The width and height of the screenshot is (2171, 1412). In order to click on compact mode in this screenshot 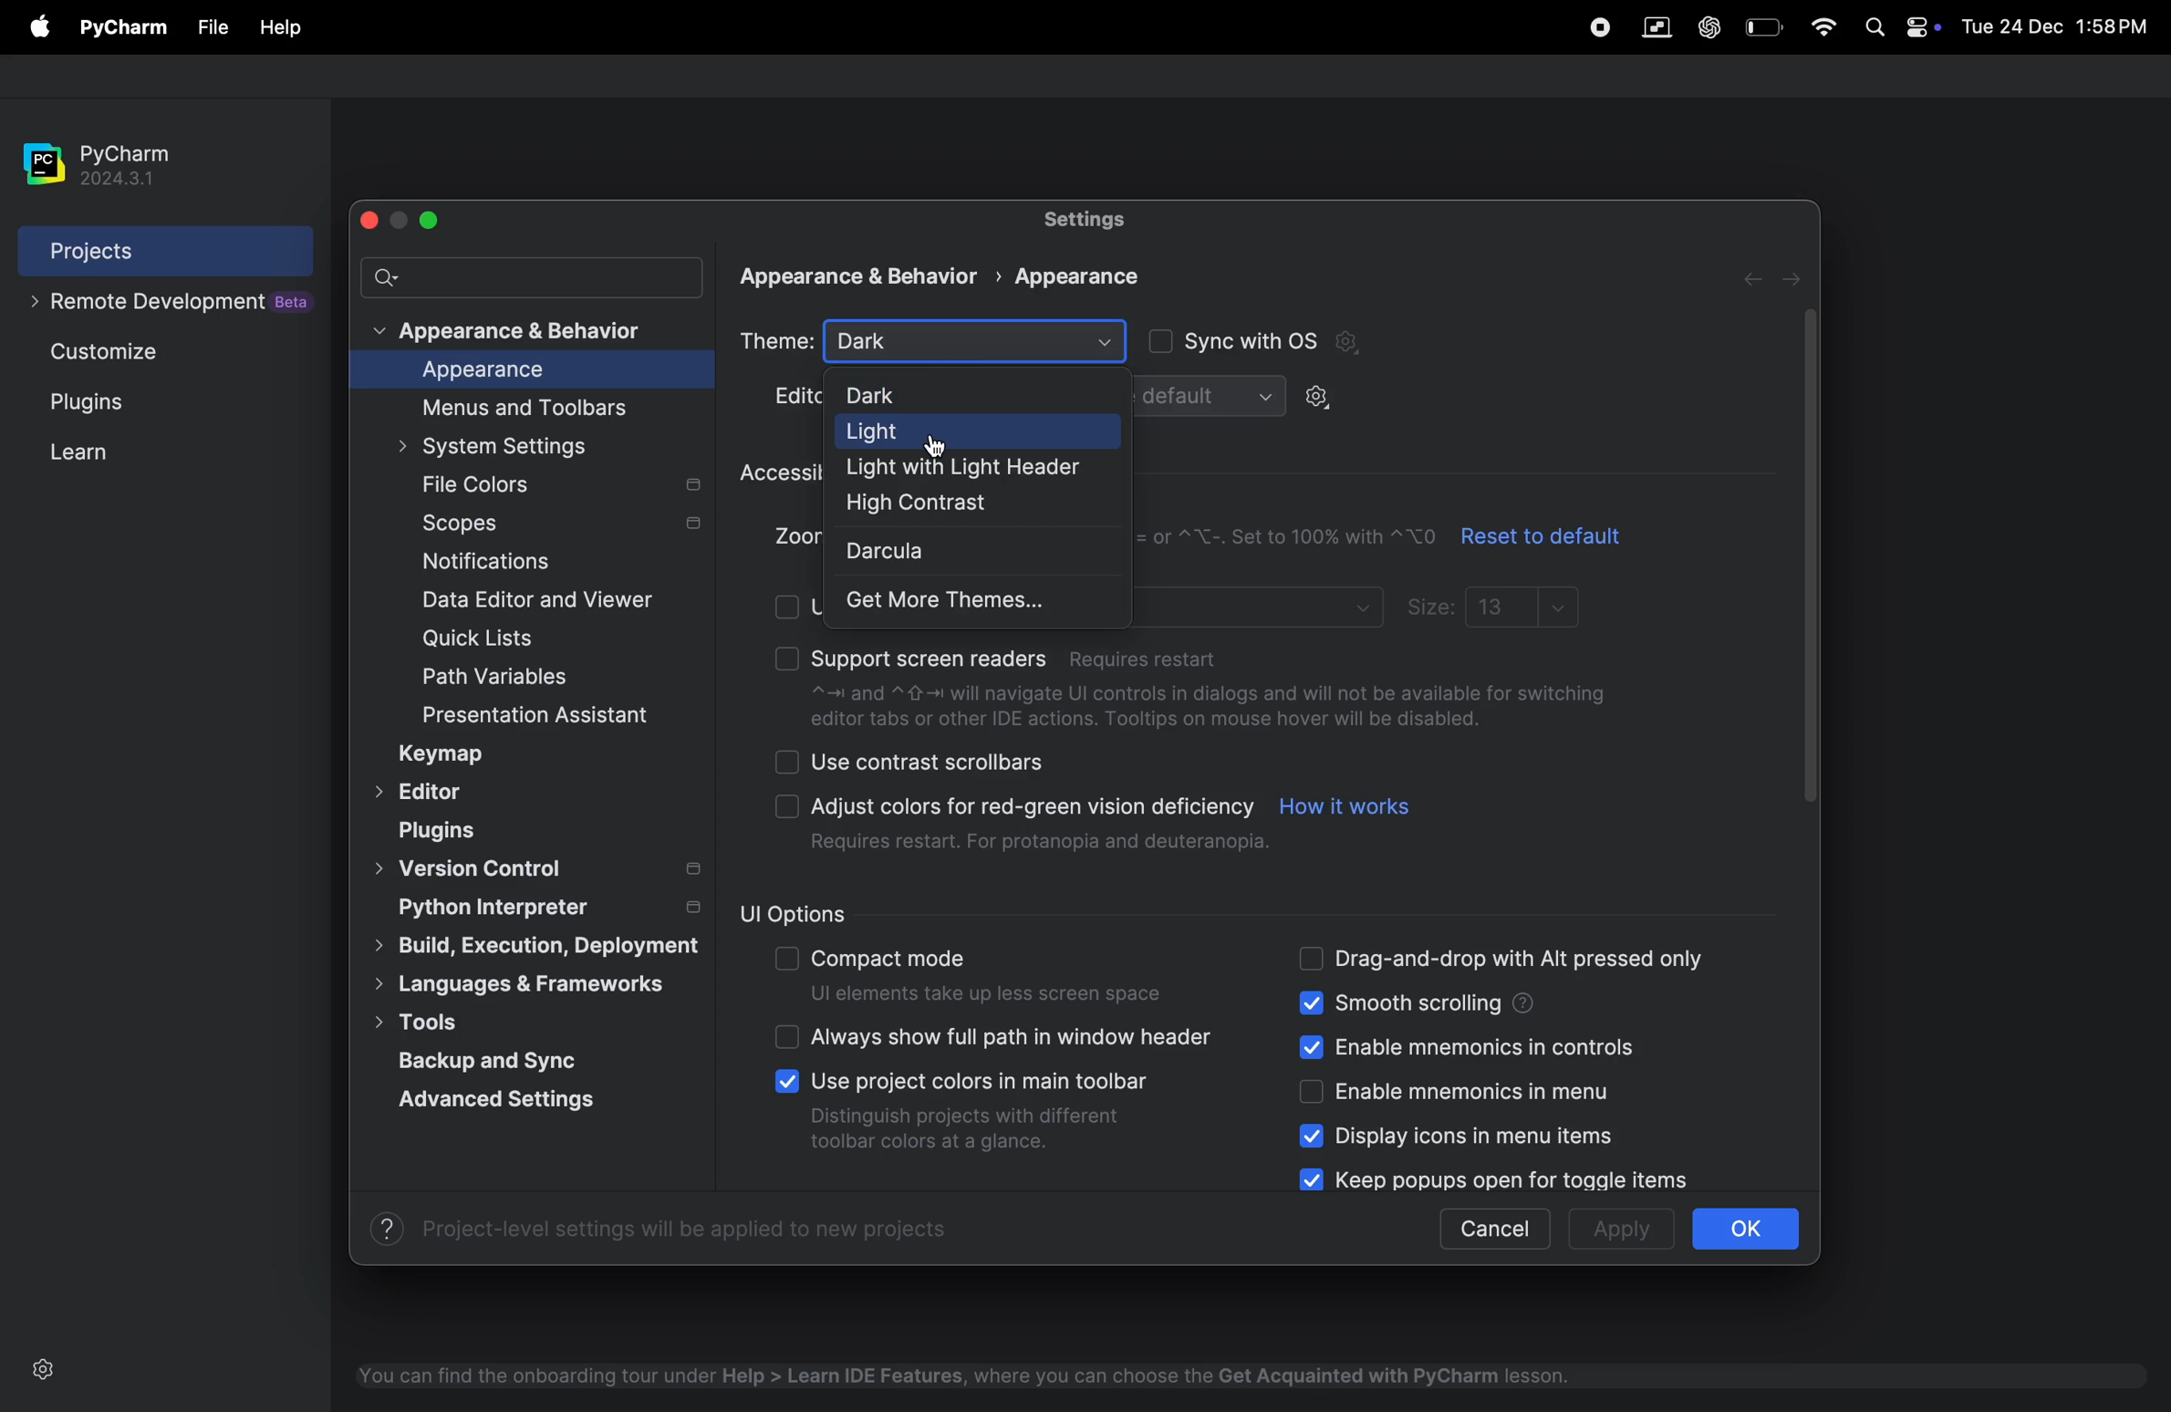, I will do `click(934, 960)`.